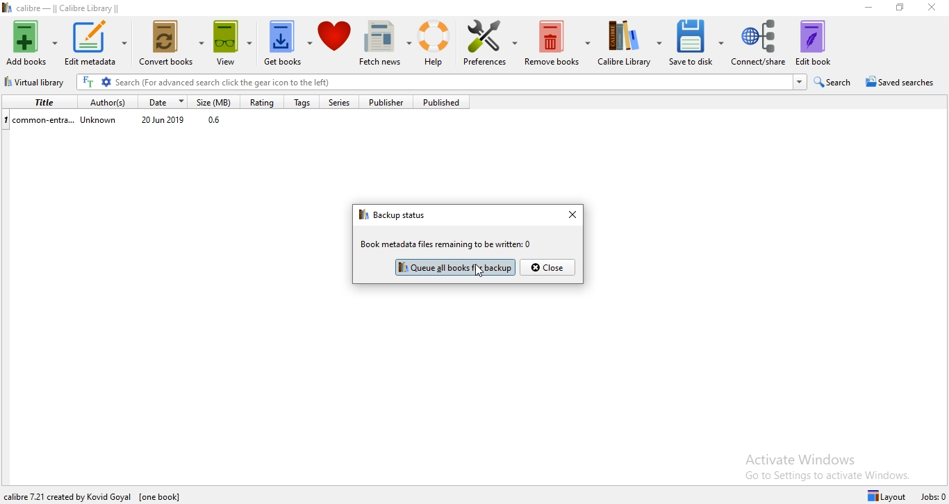 This screenshot has width=949, height=504. Describe the element at coordinates (78, 8) in the screenshot. I see `calibre - || Calibre Library ||` at that location.